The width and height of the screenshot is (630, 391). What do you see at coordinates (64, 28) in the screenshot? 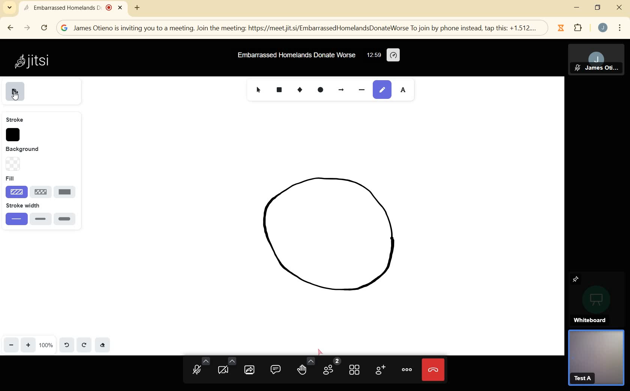
I see `google logo` at bounding box center [64, 28].